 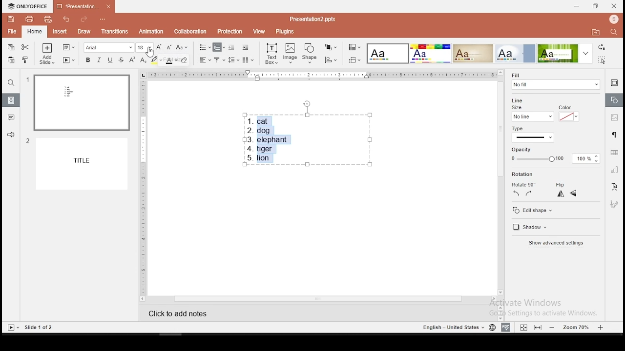 I want to click on , so click(x=614, y=203).